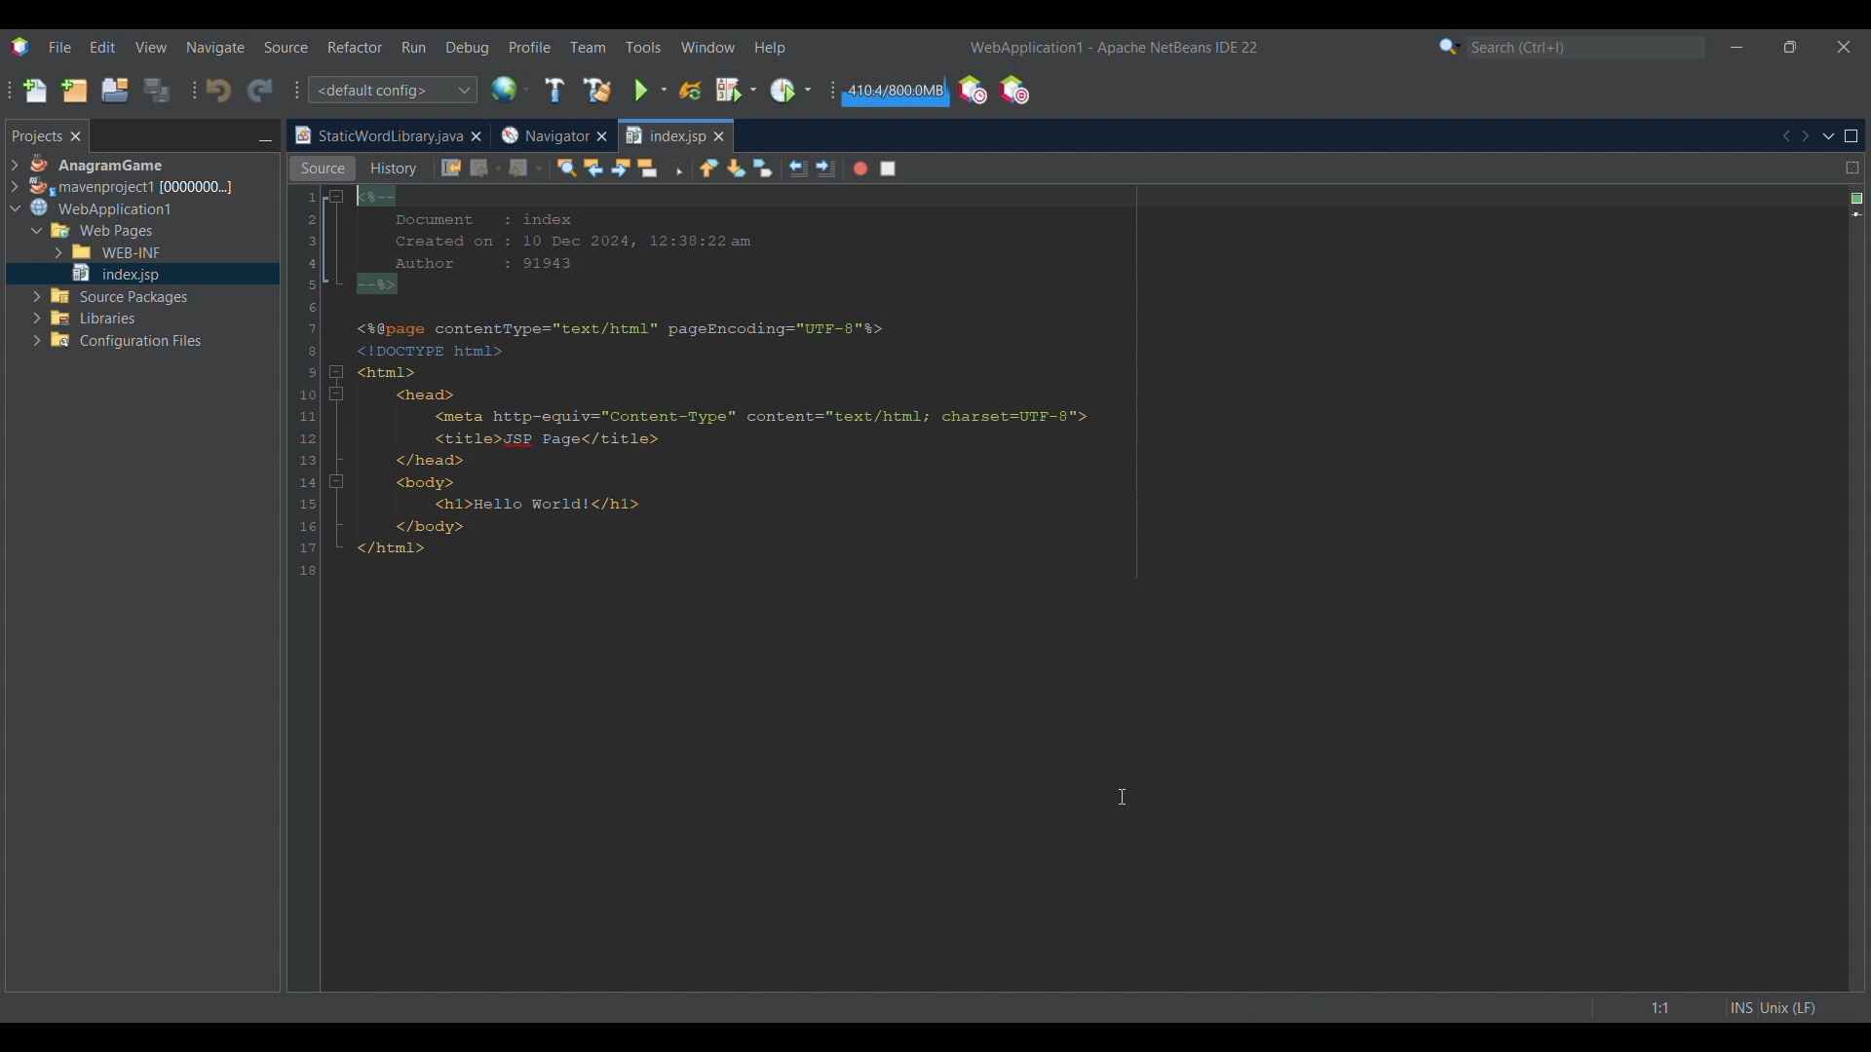  What do you see at coordinates (377, 136) in the screenshot?
I see `Current tab highlighted` at bounding box center [377, 136].